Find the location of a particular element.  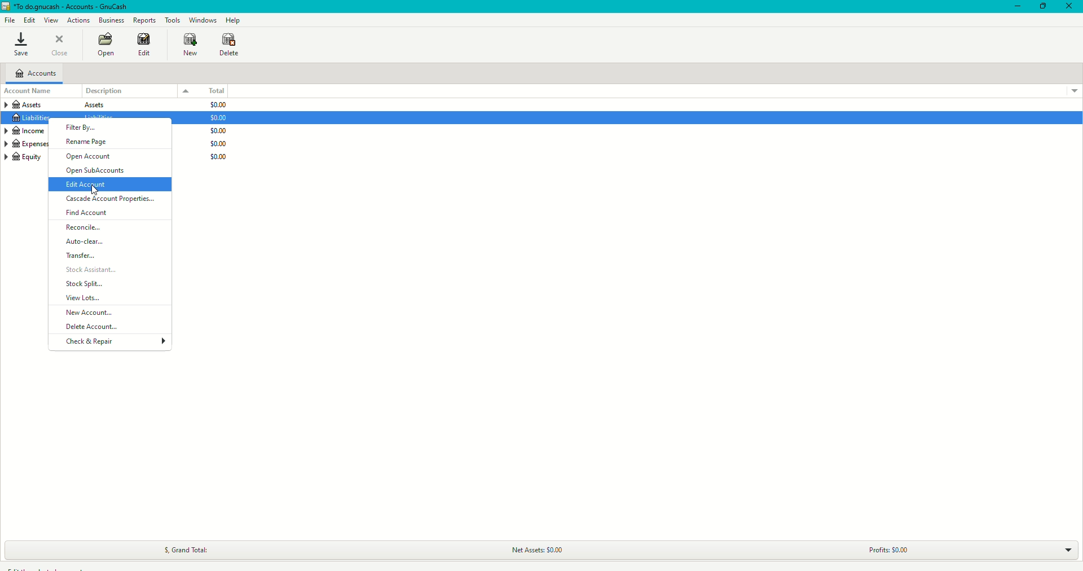

Reports is located at coordinates (144, 20).